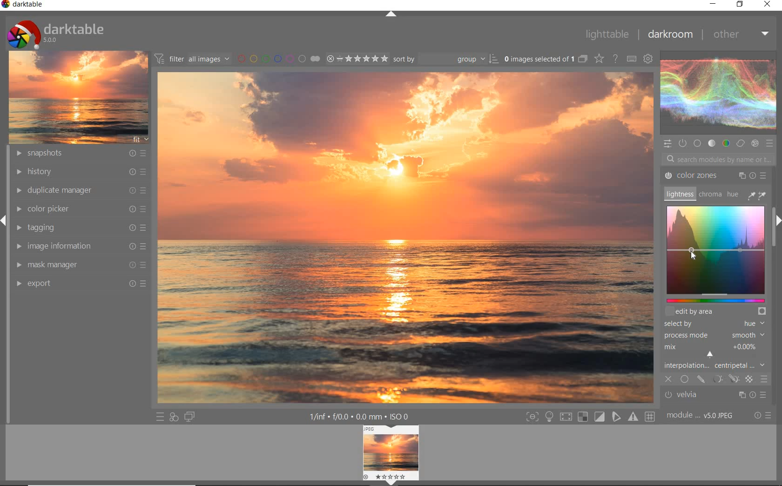 This screenshot has width=782, height=486. Describe the element at coordinates (717, 94) in the screenshot. I see `WAVE FORM` at that location.